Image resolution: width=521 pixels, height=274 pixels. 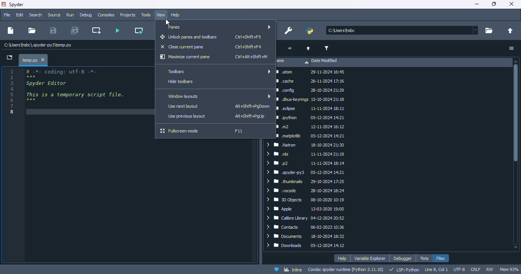 What do you see at coordinates (251, 57) in the screenshot?
I see `shortcut for maximize current pane` at bounding box center [251, 57].